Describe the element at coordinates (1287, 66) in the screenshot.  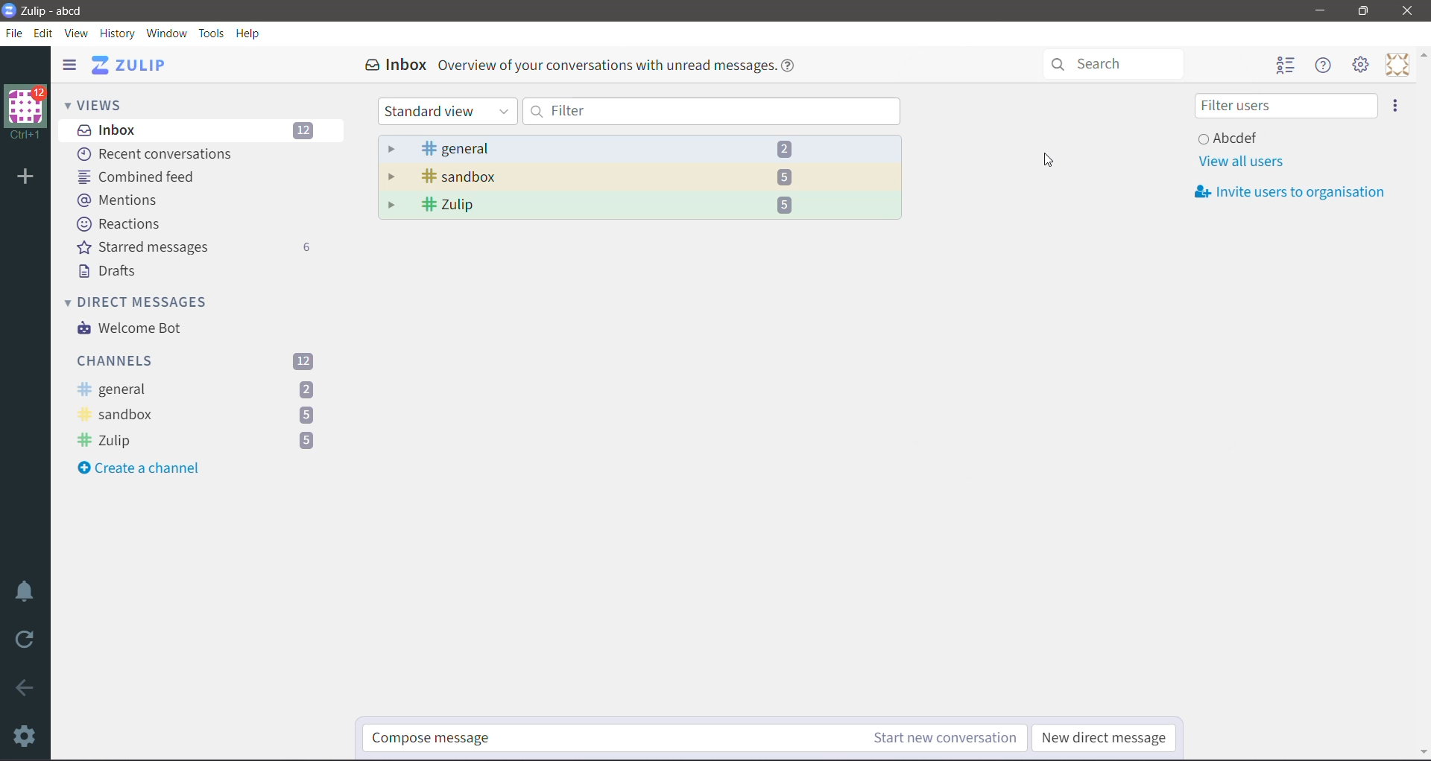
I see `Hide user list` at that location.